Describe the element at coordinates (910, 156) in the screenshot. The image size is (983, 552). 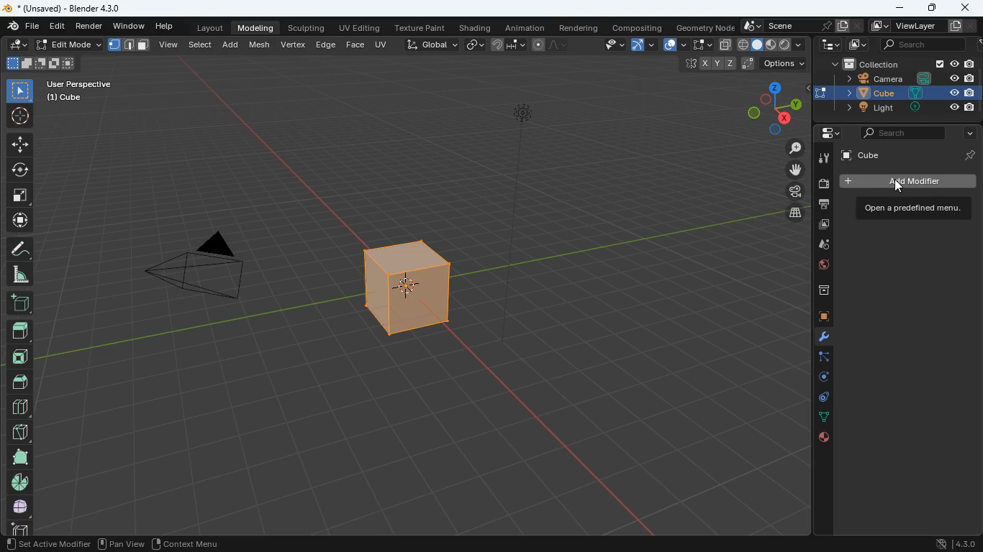
I see `cube` at that location.